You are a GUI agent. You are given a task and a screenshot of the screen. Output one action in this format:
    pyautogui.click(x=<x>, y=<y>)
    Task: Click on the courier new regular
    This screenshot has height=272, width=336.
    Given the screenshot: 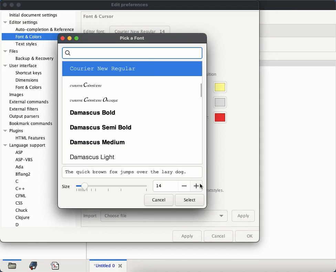 What is the action you would take?
    pyautogui.click(x=140, y=29)
    